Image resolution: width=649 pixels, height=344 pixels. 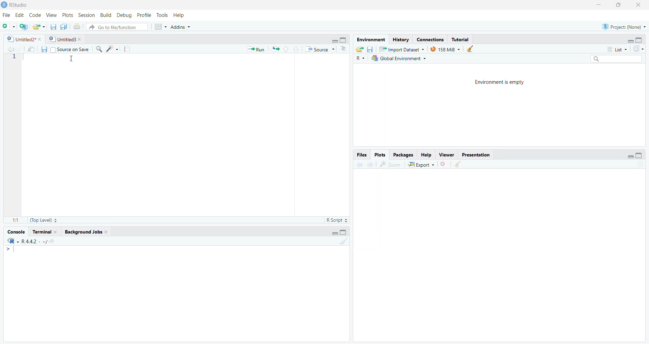 I want to click on ) | Untitled3, so click(x=66, y=39).